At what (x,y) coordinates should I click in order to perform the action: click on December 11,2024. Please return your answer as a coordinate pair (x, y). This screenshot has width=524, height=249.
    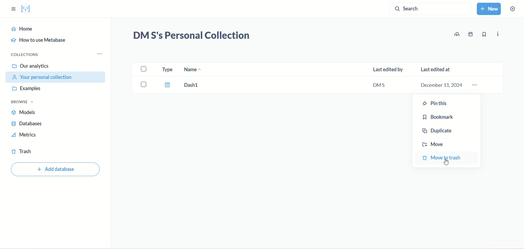
    Looking at the image, I should click on (441, 85).